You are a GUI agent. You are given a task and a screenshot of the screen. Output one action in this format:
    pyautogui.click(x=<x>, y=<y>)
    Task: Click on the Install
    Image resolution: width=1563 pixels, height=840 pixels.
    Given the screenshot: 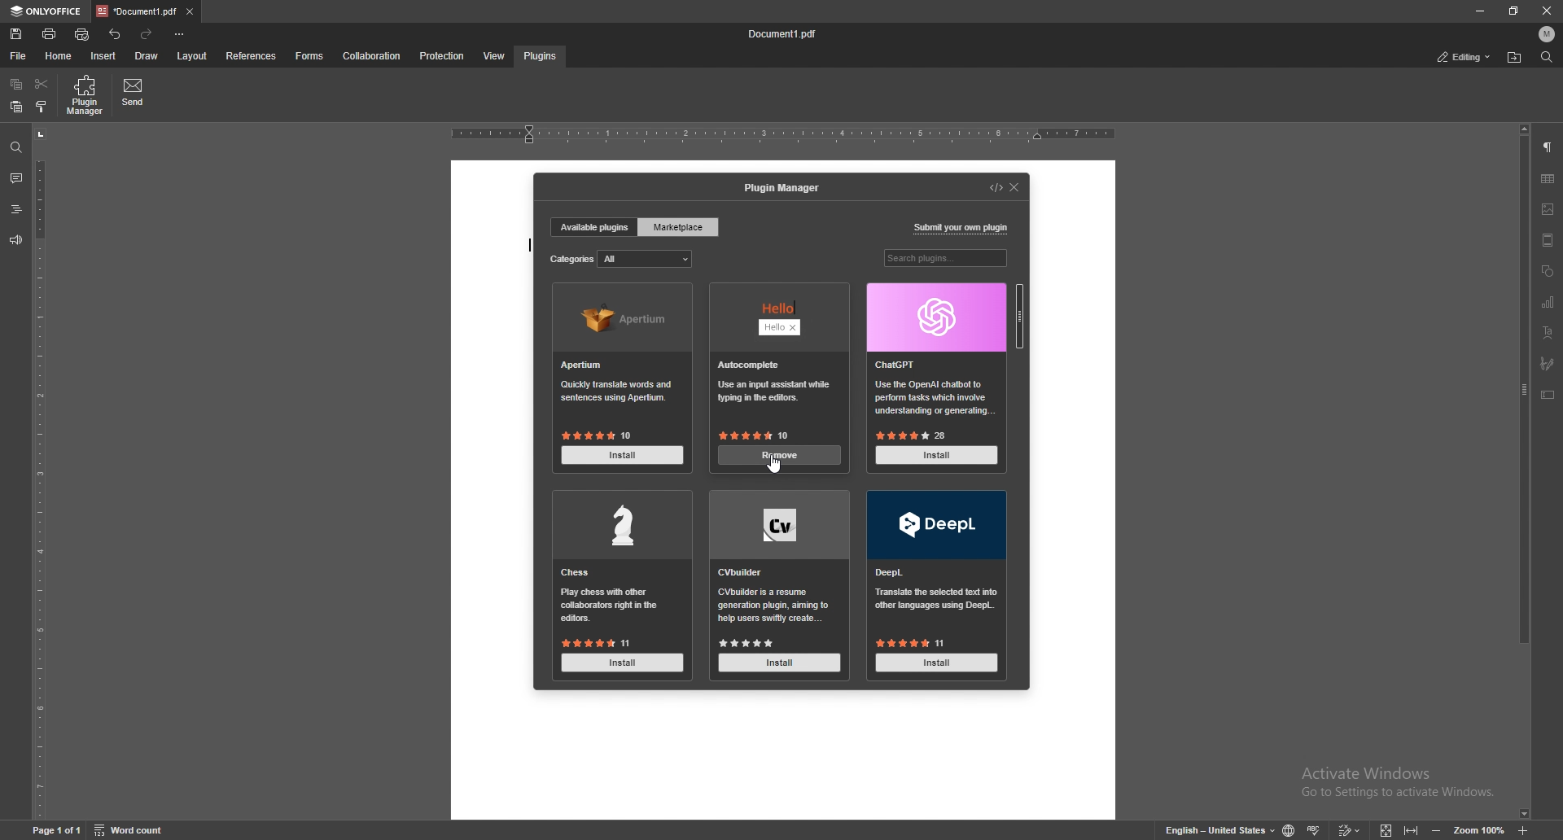 What is the action you would take?
    pyautogui.click(x=935, y=663)
    